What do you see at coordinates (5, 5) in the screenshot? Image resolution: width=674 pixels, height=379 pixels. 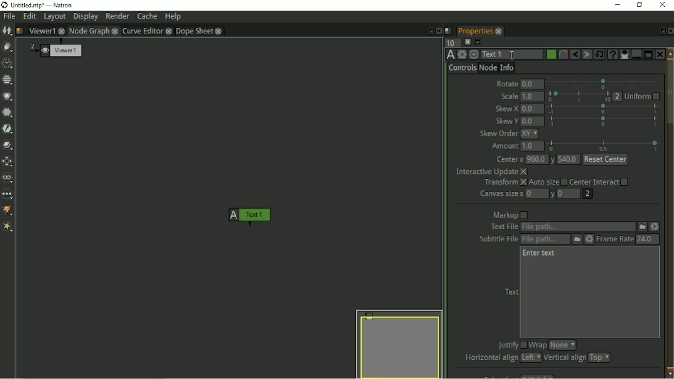 I see `logo` at bounding box center [5, 5].